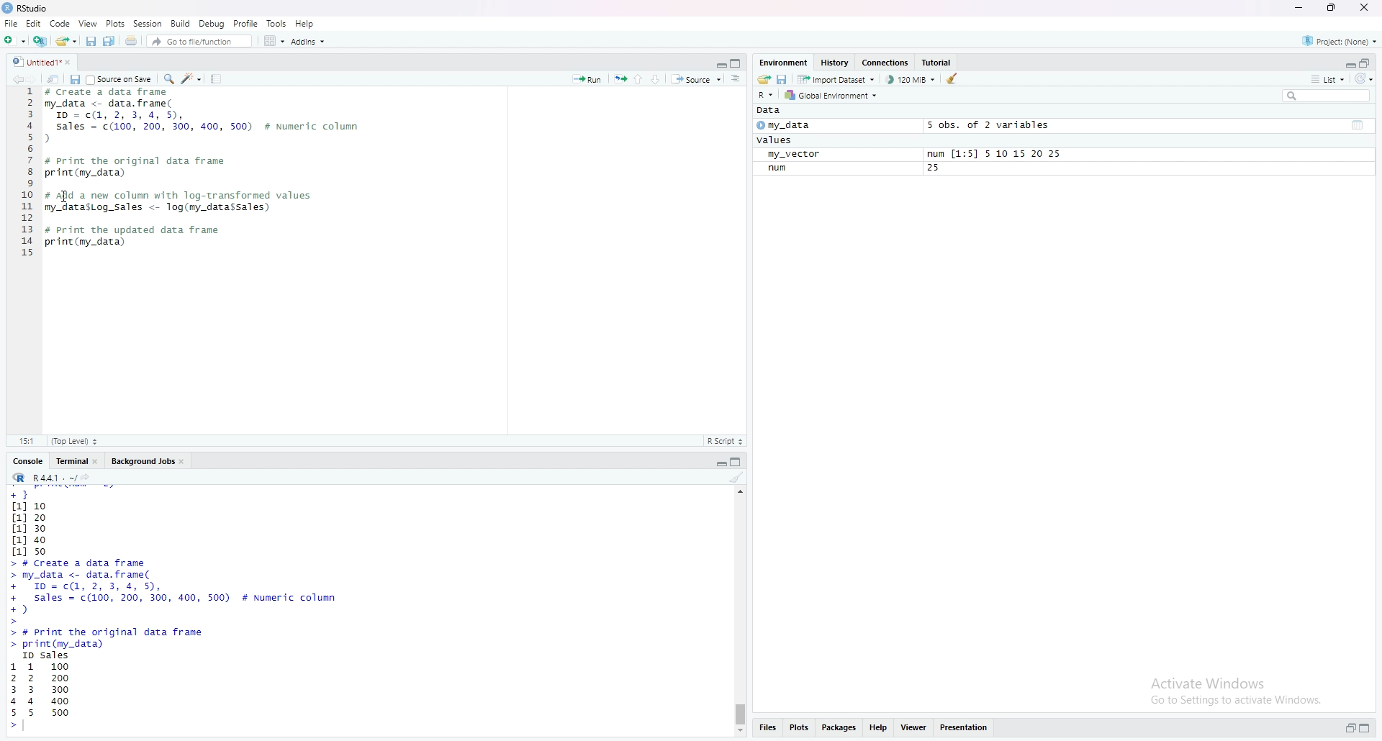 Image resolution: width=1382 pixels, height=741 pixels. I want to click on go to file/function, so click(199, 42).